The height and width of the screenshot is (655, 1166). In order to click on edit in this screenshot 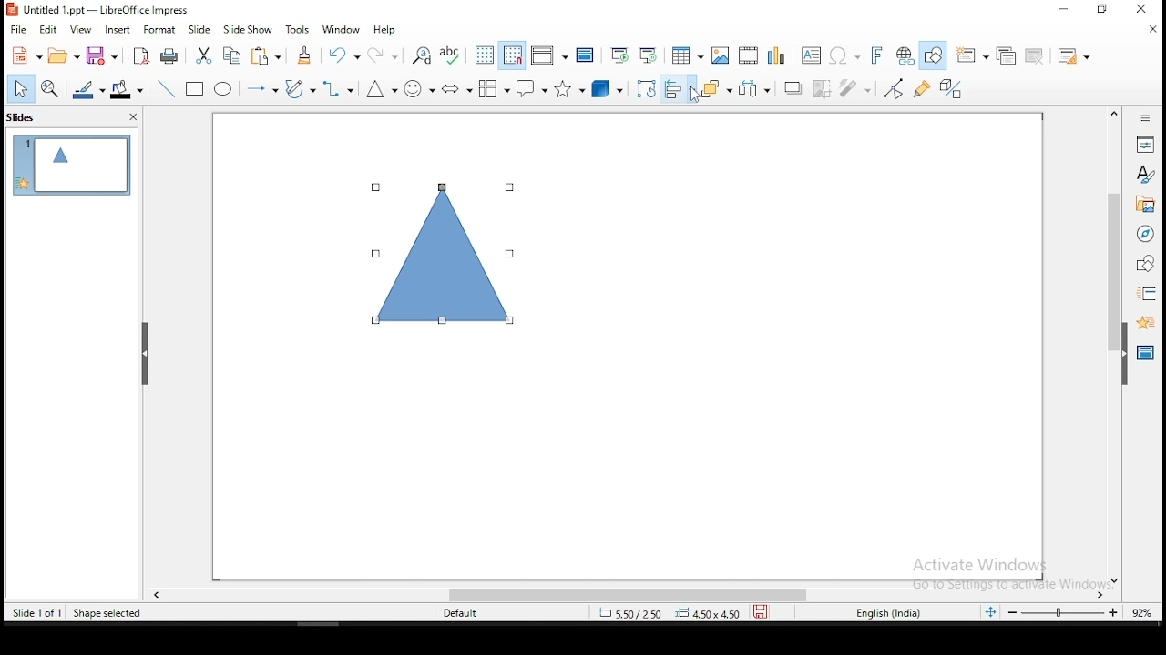, I will do `click(47, 30)`.